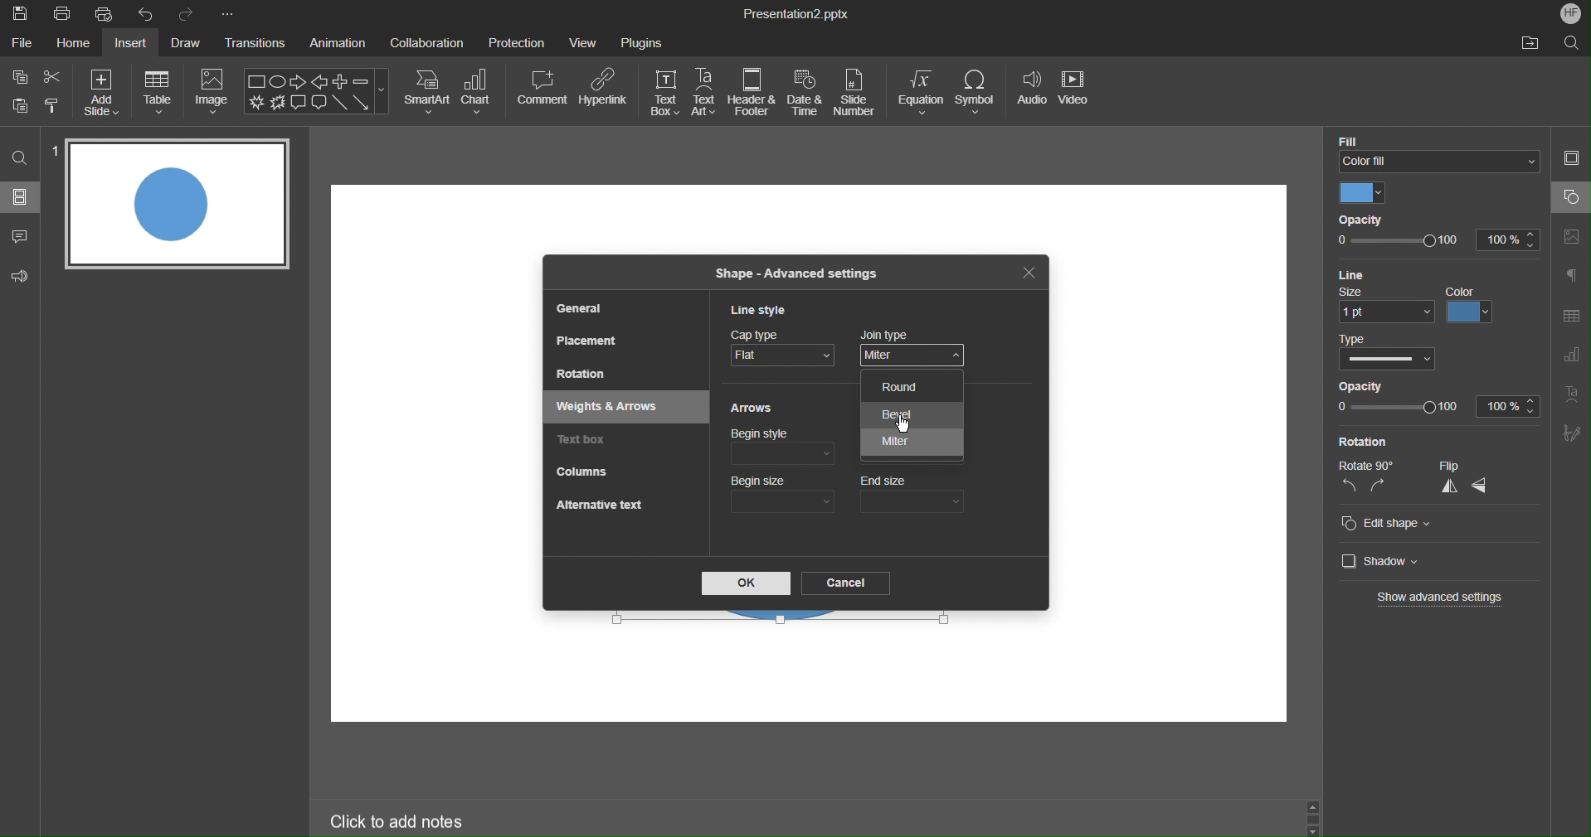 This screenshot has height=837, width=1591. Describe the element at coordinates (427, 41) in the screenshot. I see `Collaboration` at that location.